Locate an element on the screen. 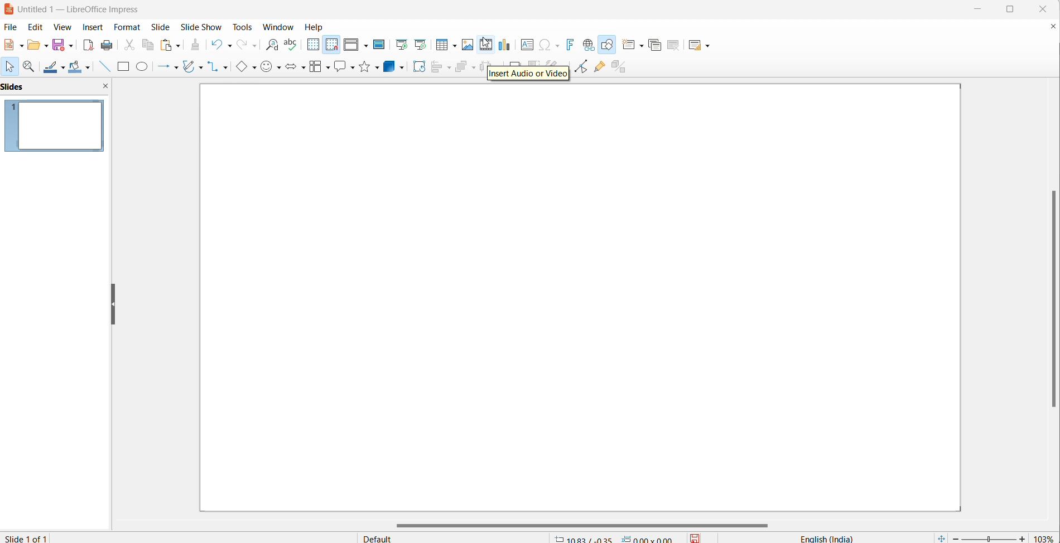 The width and height of the screenshot is (1060, 543). minimize is located at coordinates (975, 8).